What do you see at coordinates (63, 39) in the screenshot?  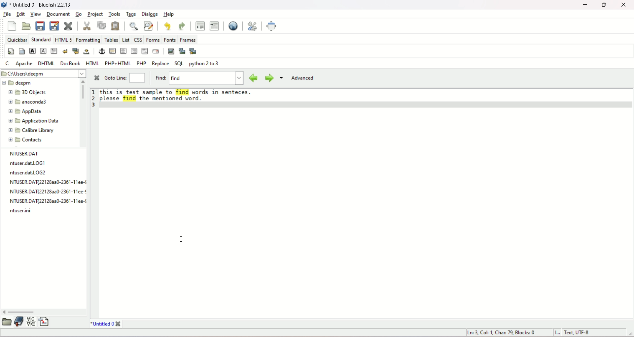 I see `HTML 5` at bounding box center [63, 39].